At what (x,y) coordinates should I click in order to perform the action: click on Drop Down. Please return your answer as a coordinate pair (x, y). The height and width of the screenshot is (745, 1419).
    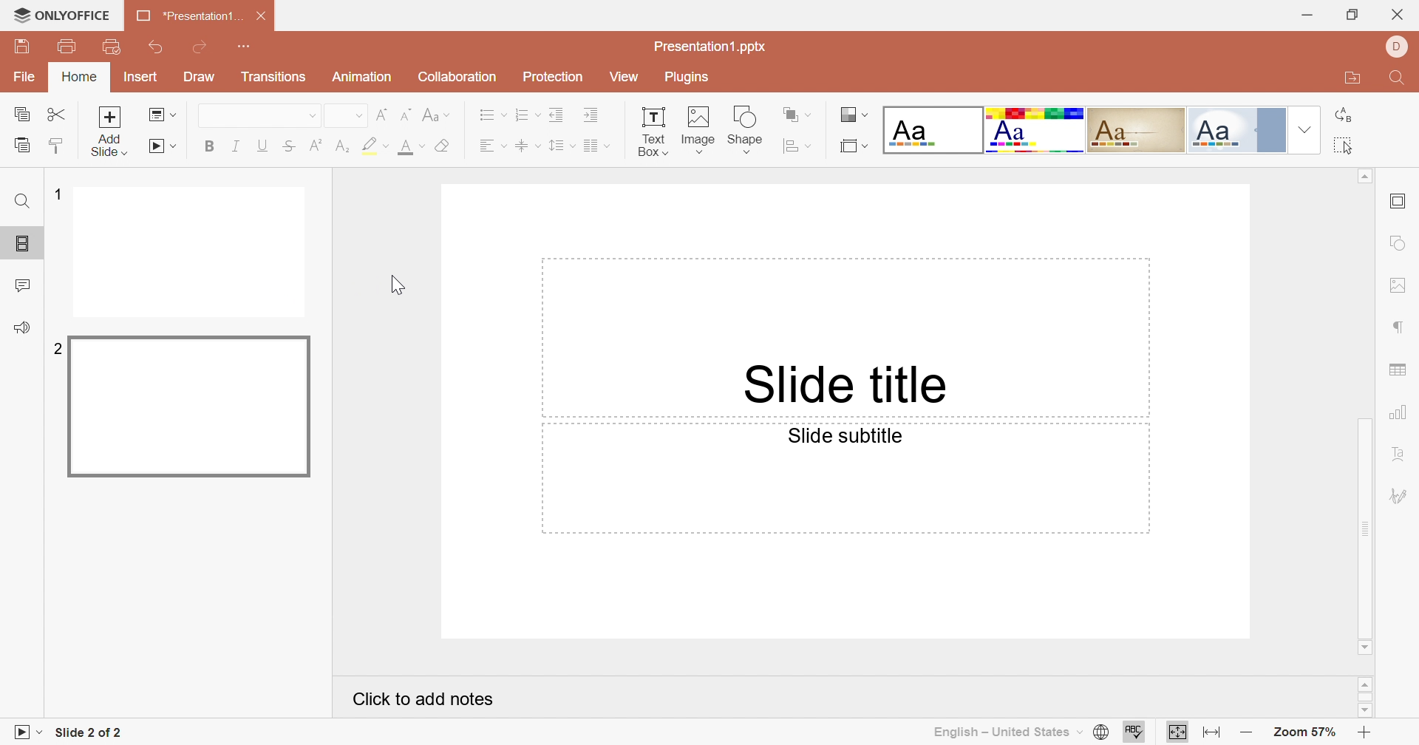
    Looking at the image, I should click on (358, 115).